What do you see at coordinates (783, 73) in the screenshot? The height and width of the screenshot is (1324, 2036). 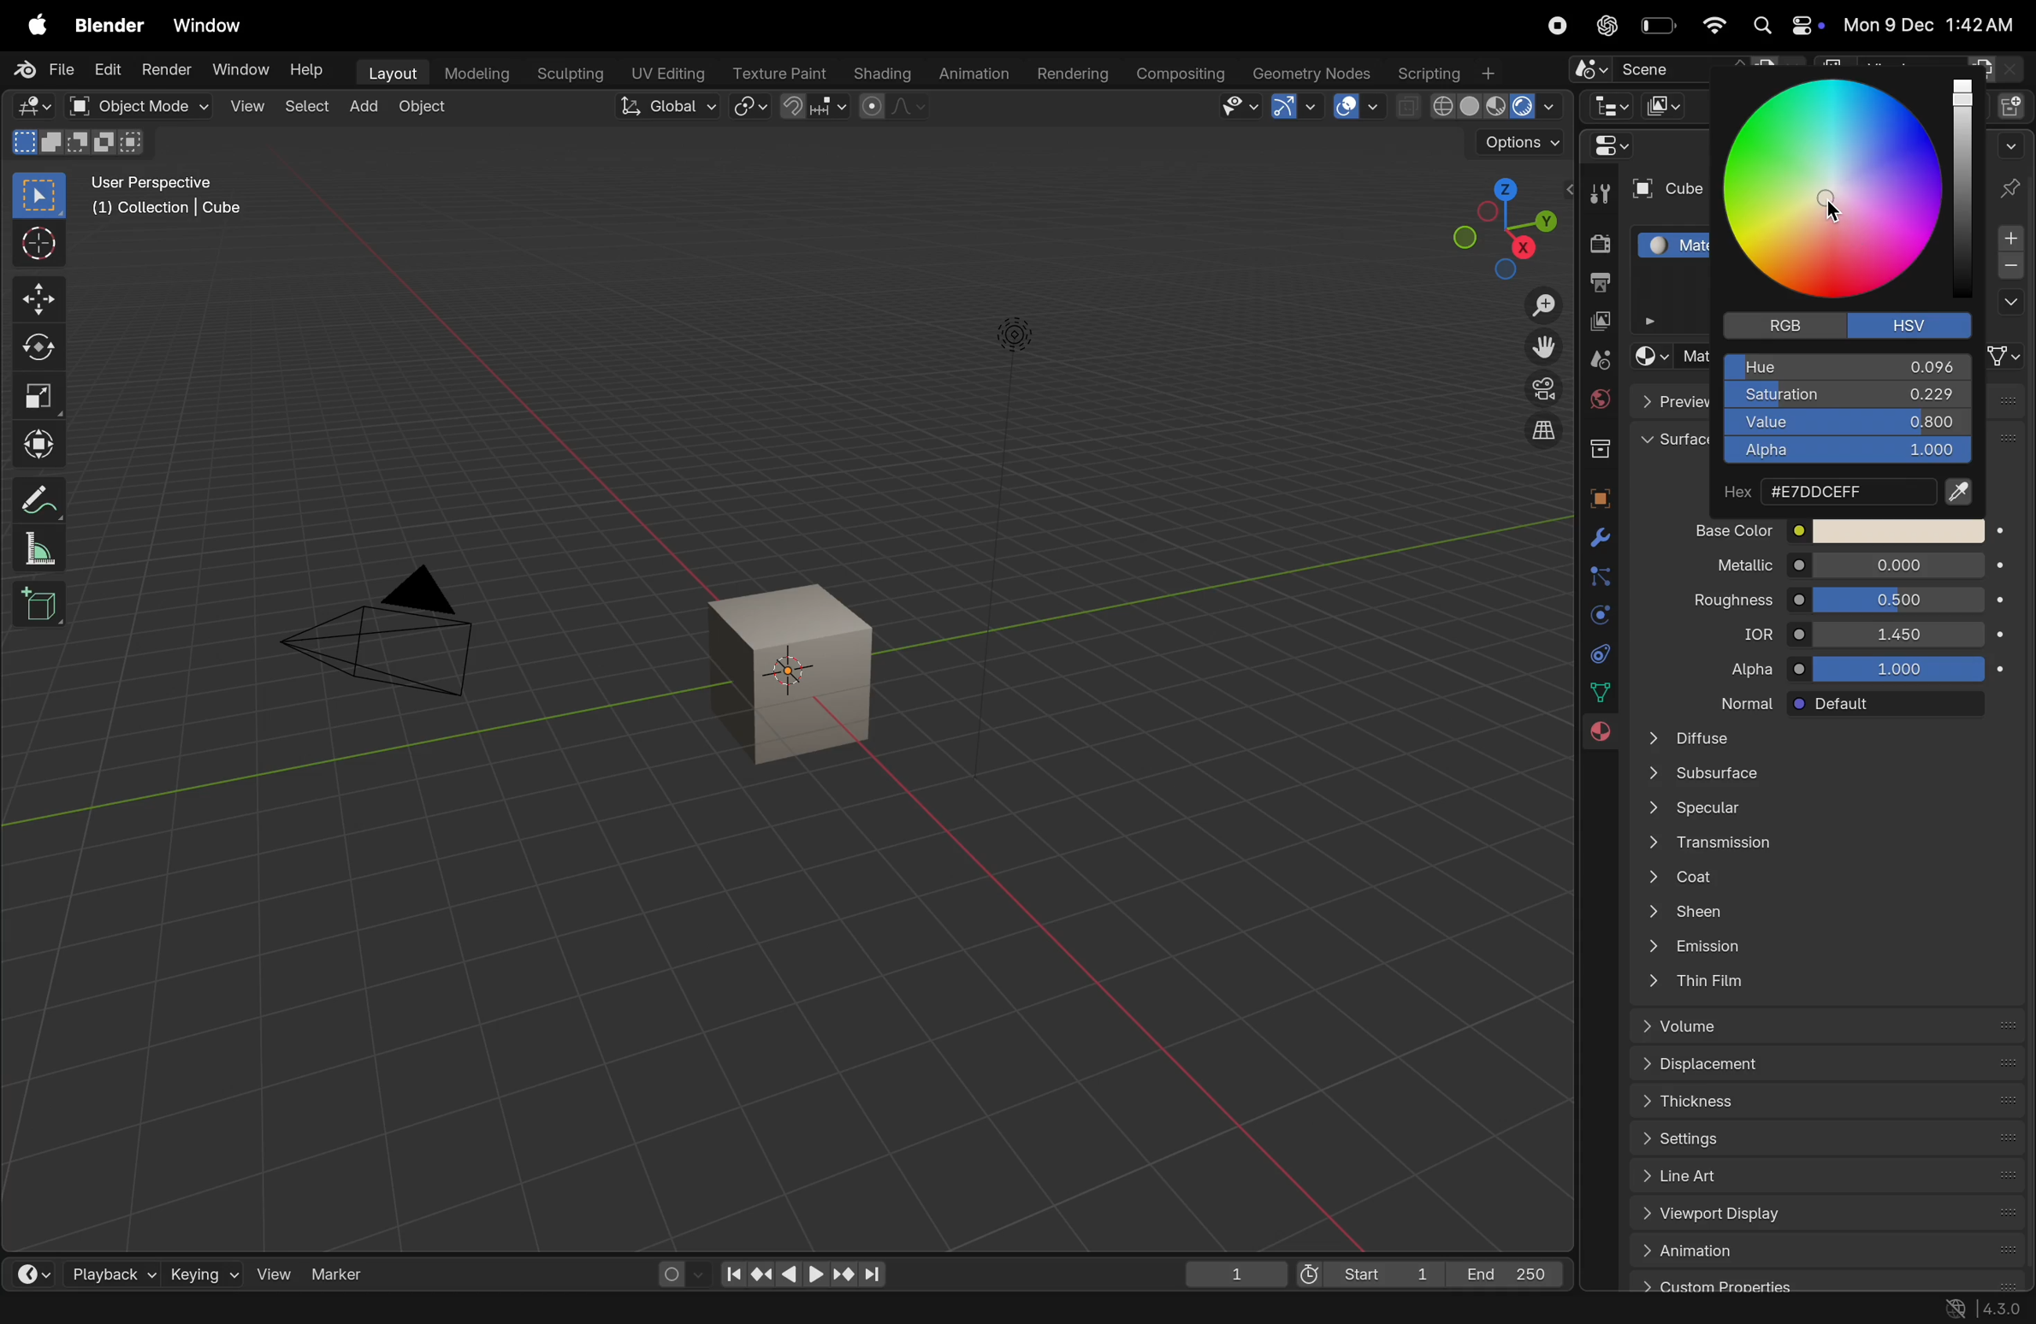 I see `Texture paint` at bounding box center [783, 73].